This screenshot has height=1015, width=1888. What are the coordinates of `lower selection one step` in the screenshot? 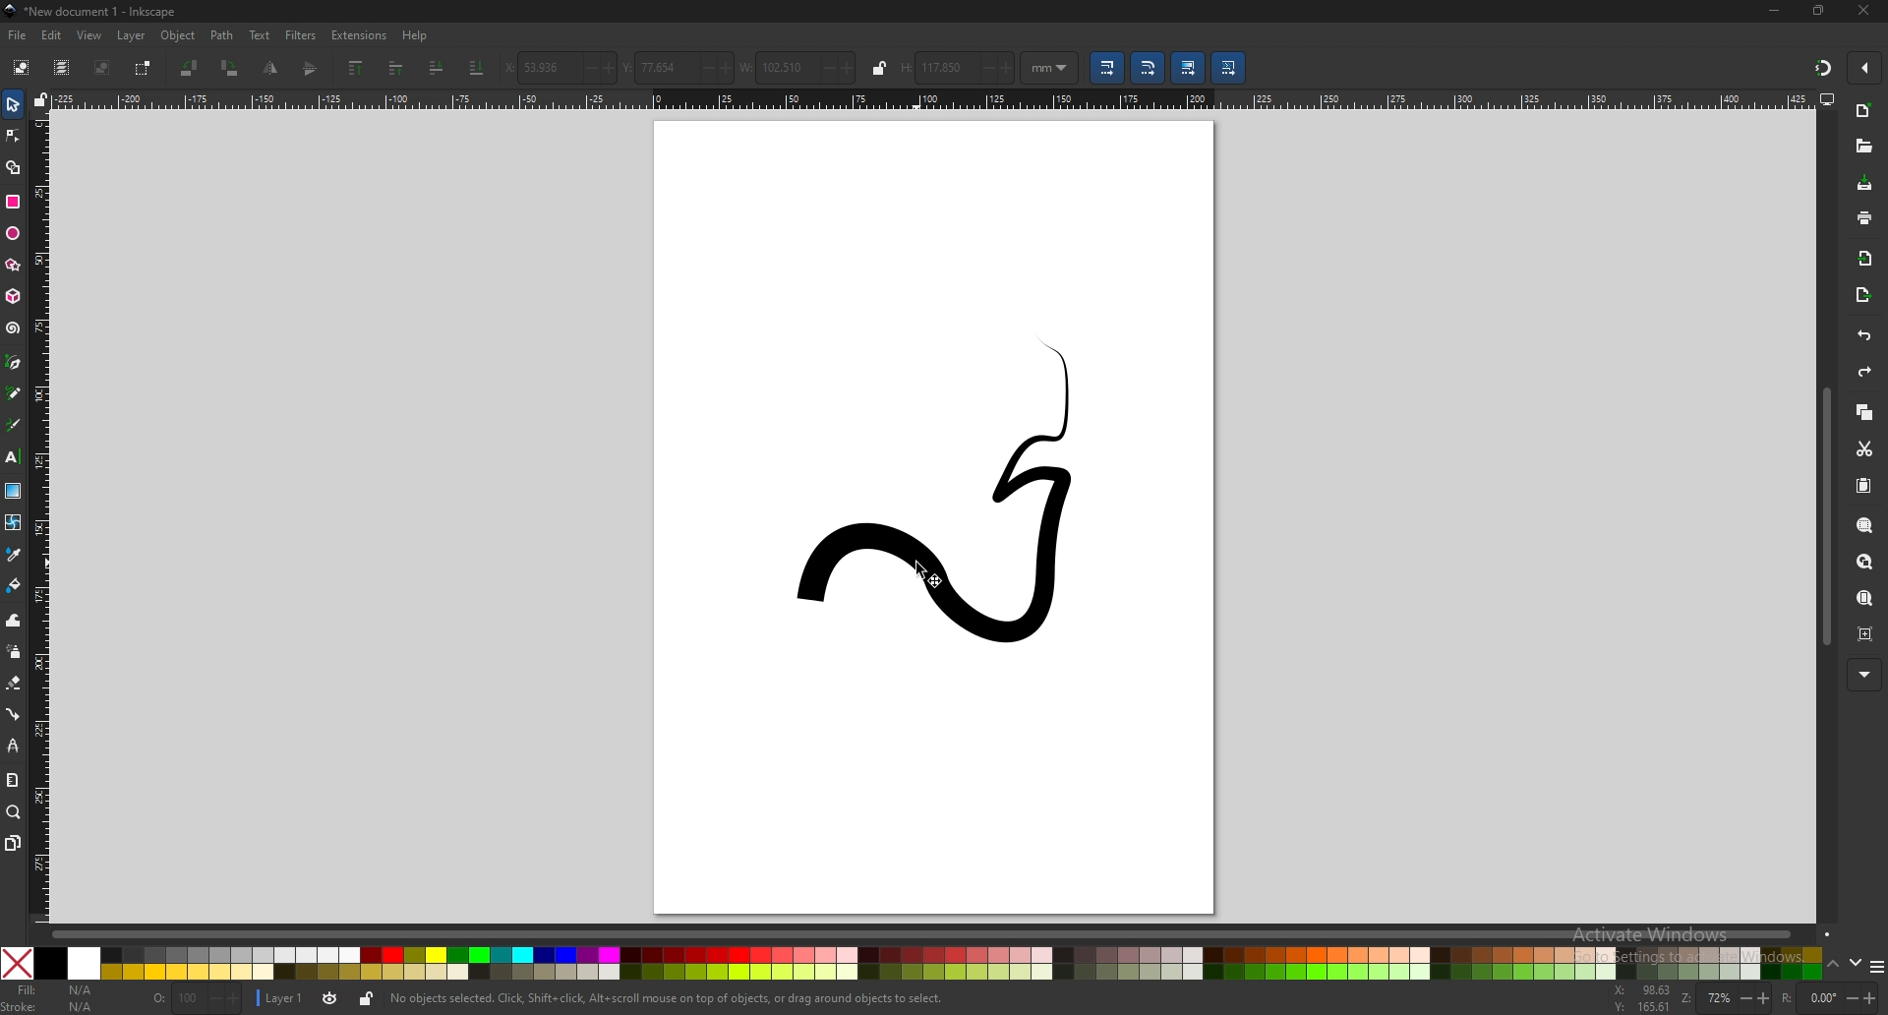 It's located at (436, 67).